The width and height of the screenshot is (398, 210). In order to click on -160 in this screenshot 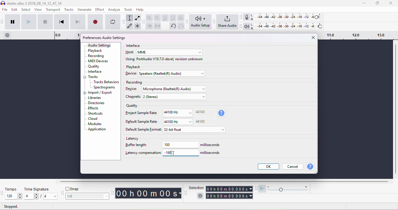, I will do `click(168, 152)`.